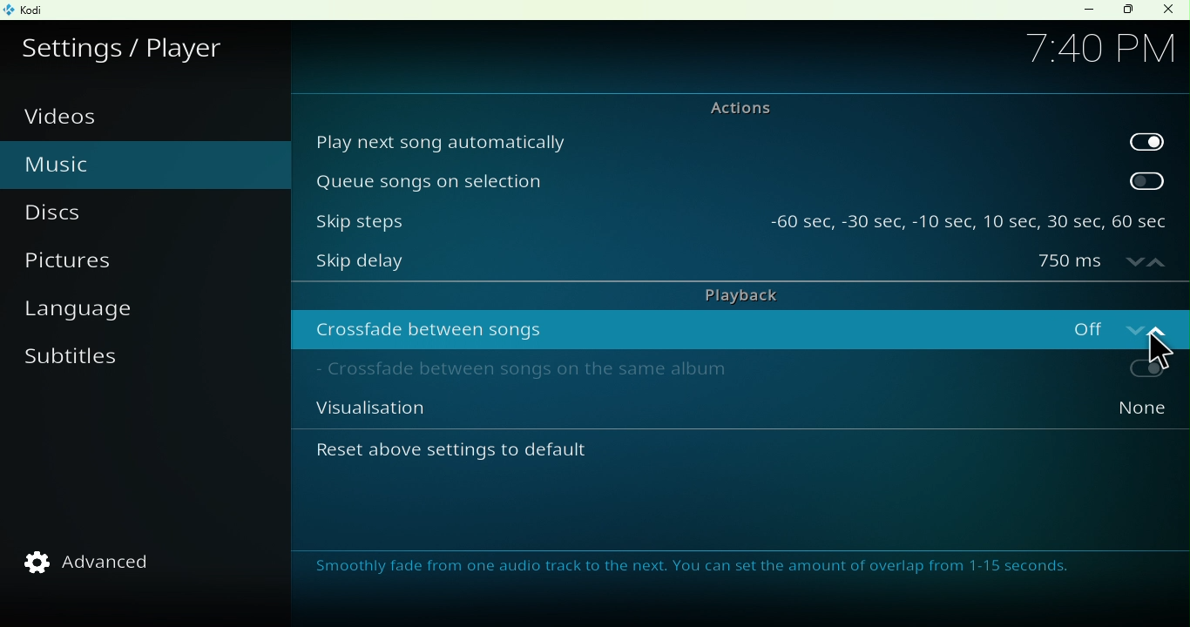  Describe the element at coordinates (663, 373) in the screenshot. I see `Crossfade between songs on the same album` at that location.